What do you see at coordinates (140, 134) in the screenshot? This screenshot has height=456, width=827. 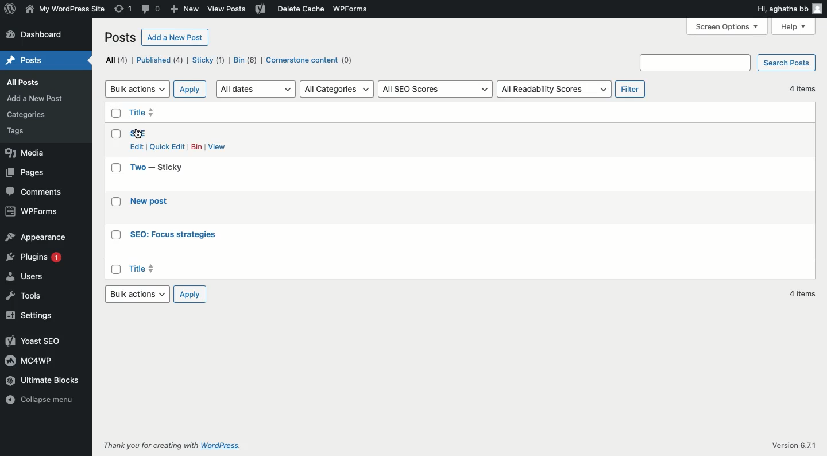 I see `cursor` at bounding box center [140, 134].